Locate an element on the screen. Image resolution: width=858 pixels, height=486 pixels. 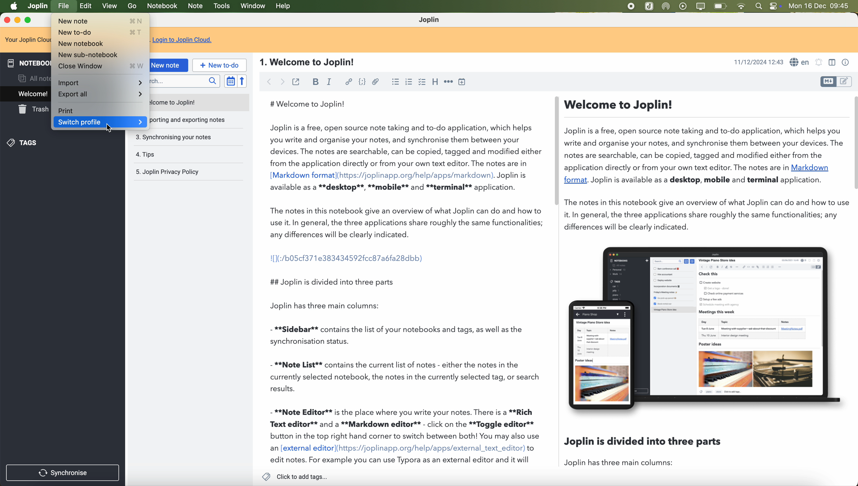
Joplin has three main columns: is located at coordinates (335, 306).